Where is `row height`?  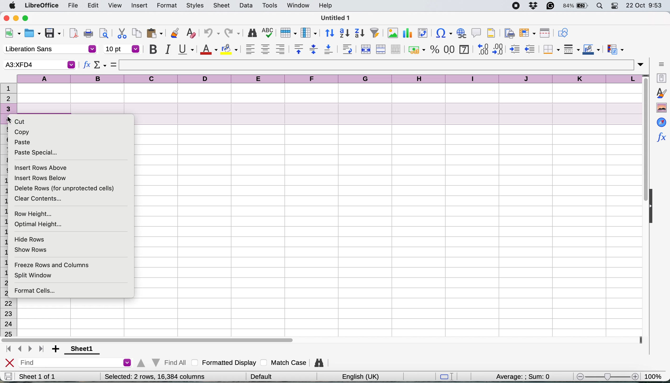
row height is located at coordinates (34, 214).